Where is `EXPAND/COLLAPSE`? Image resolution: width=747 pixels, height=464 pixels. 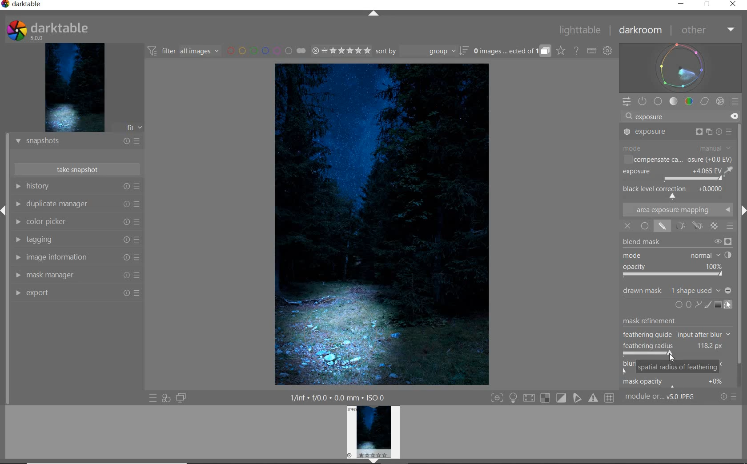 EXPAND/COLLAPSE is located at coordinates (374, 14).